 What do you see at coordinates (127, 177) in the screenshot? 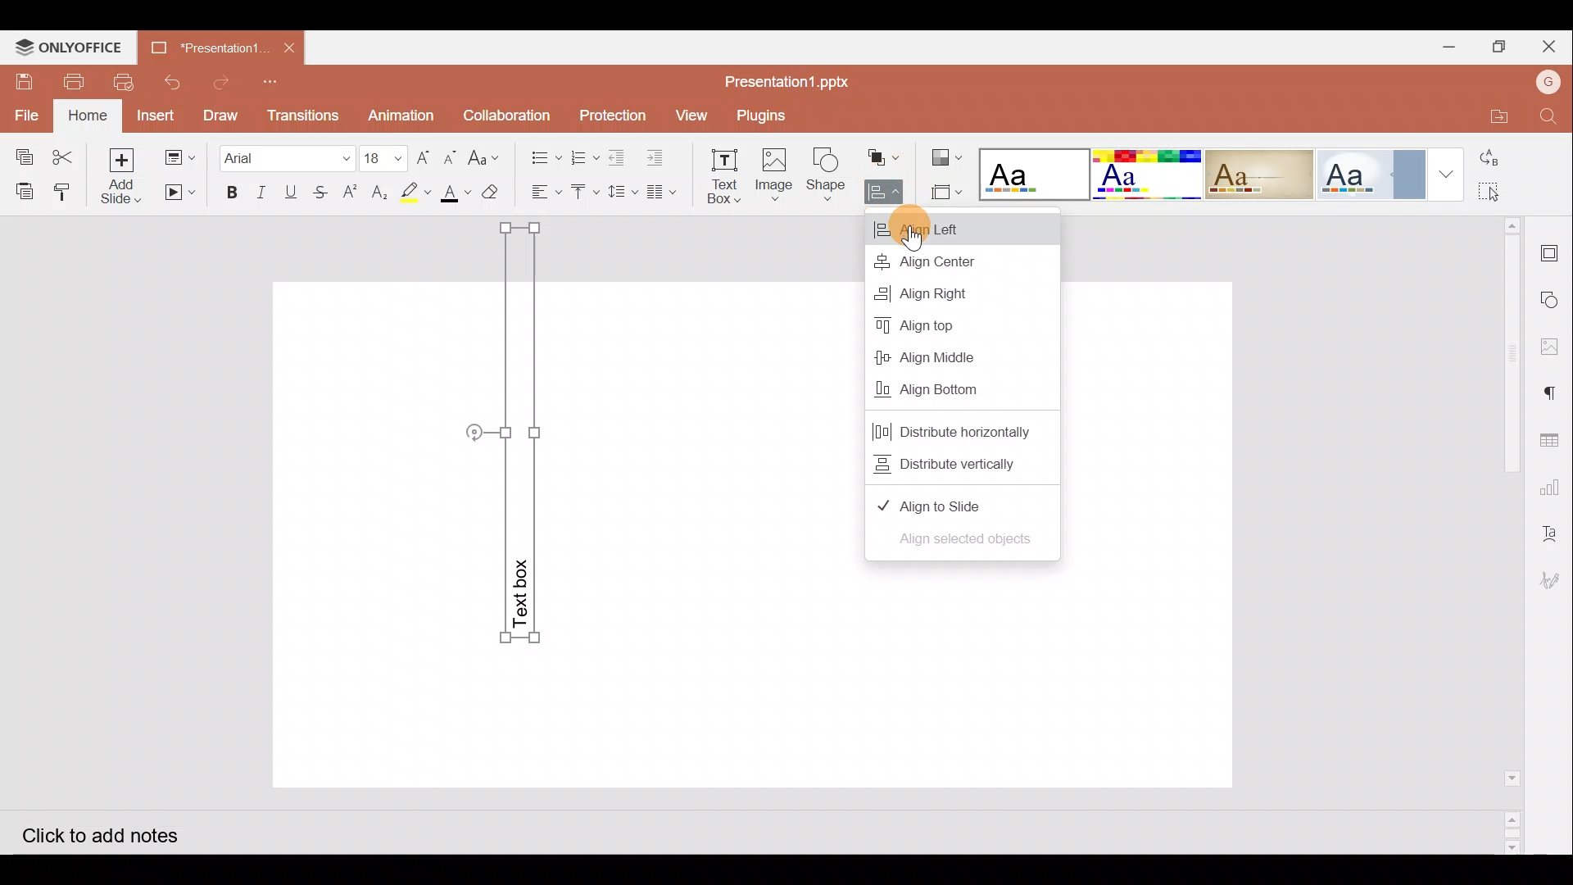
I see `Add slide` at bounding box center [127, 177].